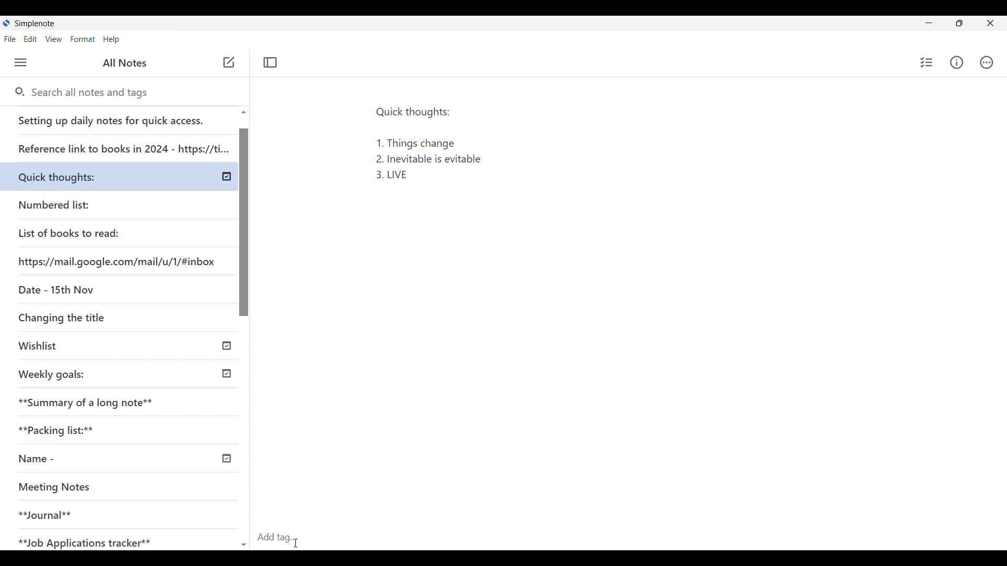  Describe the element at coordinates (104, 510) in the screenshot. I see `Journal` at that location.